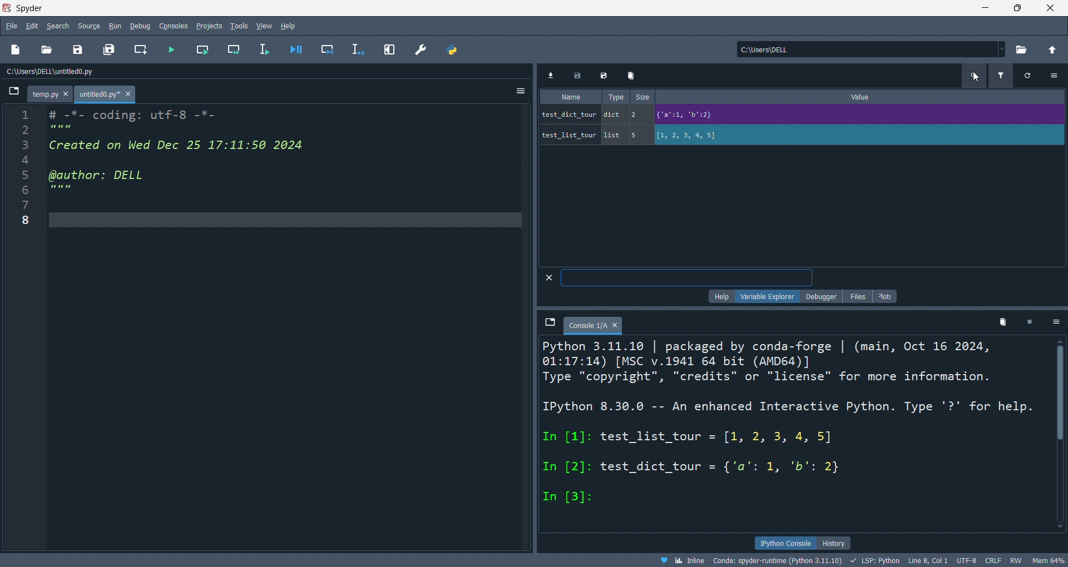 The height and width of the screenshot is (567, 1068). I want to click on file, so click(10, 26).